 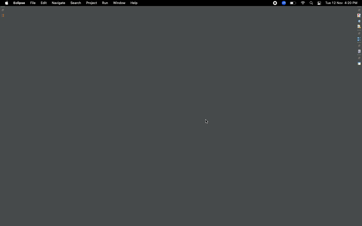 I want to click on restore, so click(x=359, y=10).